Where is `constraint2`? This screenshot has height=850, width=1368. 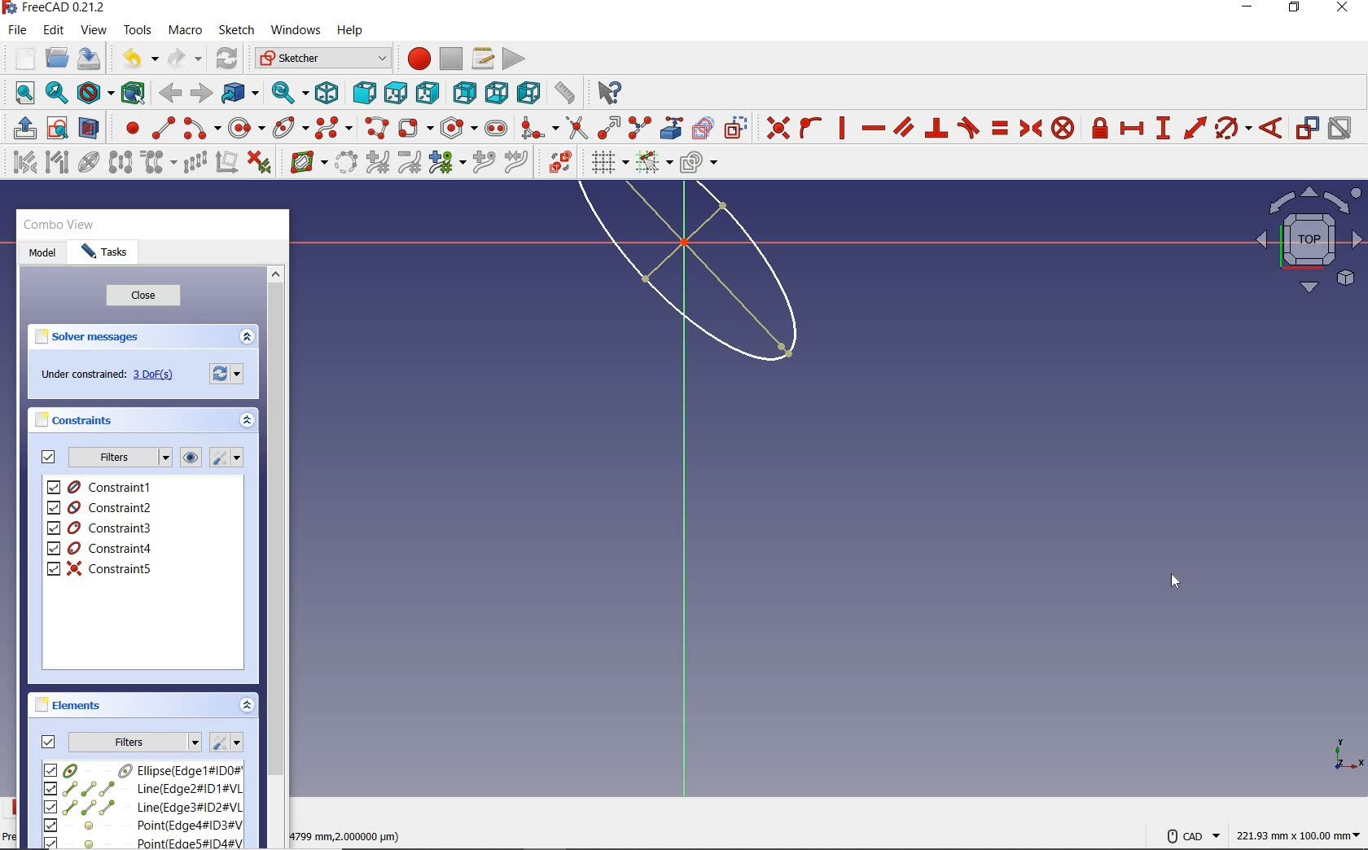 constraint2 is located at coordinates (101, 507).